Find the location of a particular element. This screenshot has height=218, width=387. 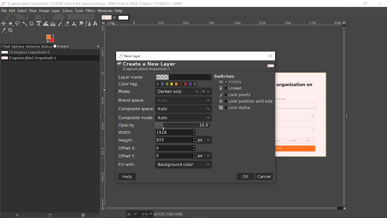

Text tool is located at coordinates (96, 23).